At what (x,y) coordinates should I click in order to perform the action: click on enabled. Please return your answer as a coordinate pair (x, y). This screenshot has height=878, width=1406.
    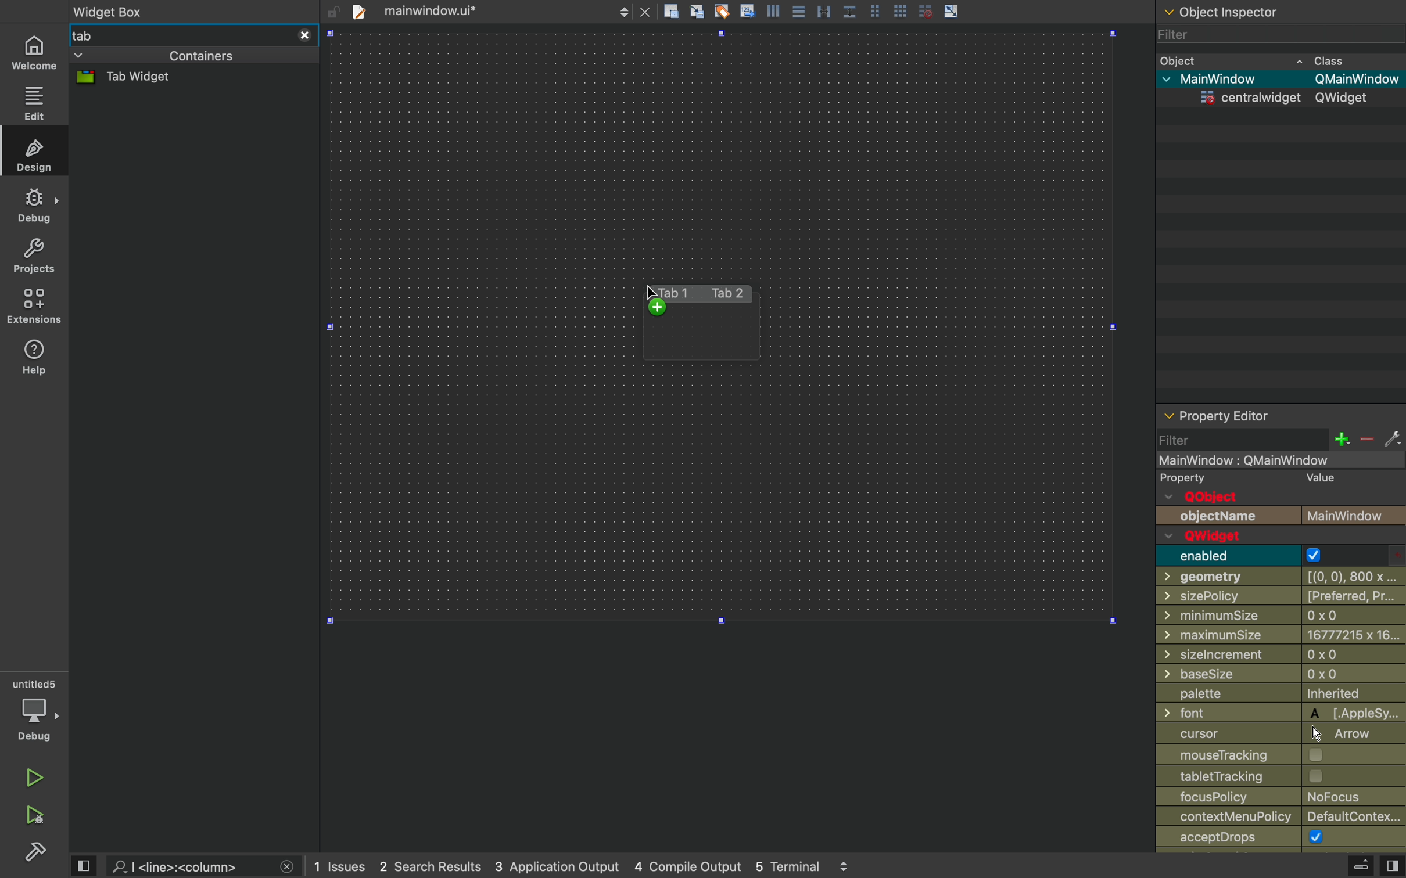
    Looking at the image, I should click on (1246, 556).